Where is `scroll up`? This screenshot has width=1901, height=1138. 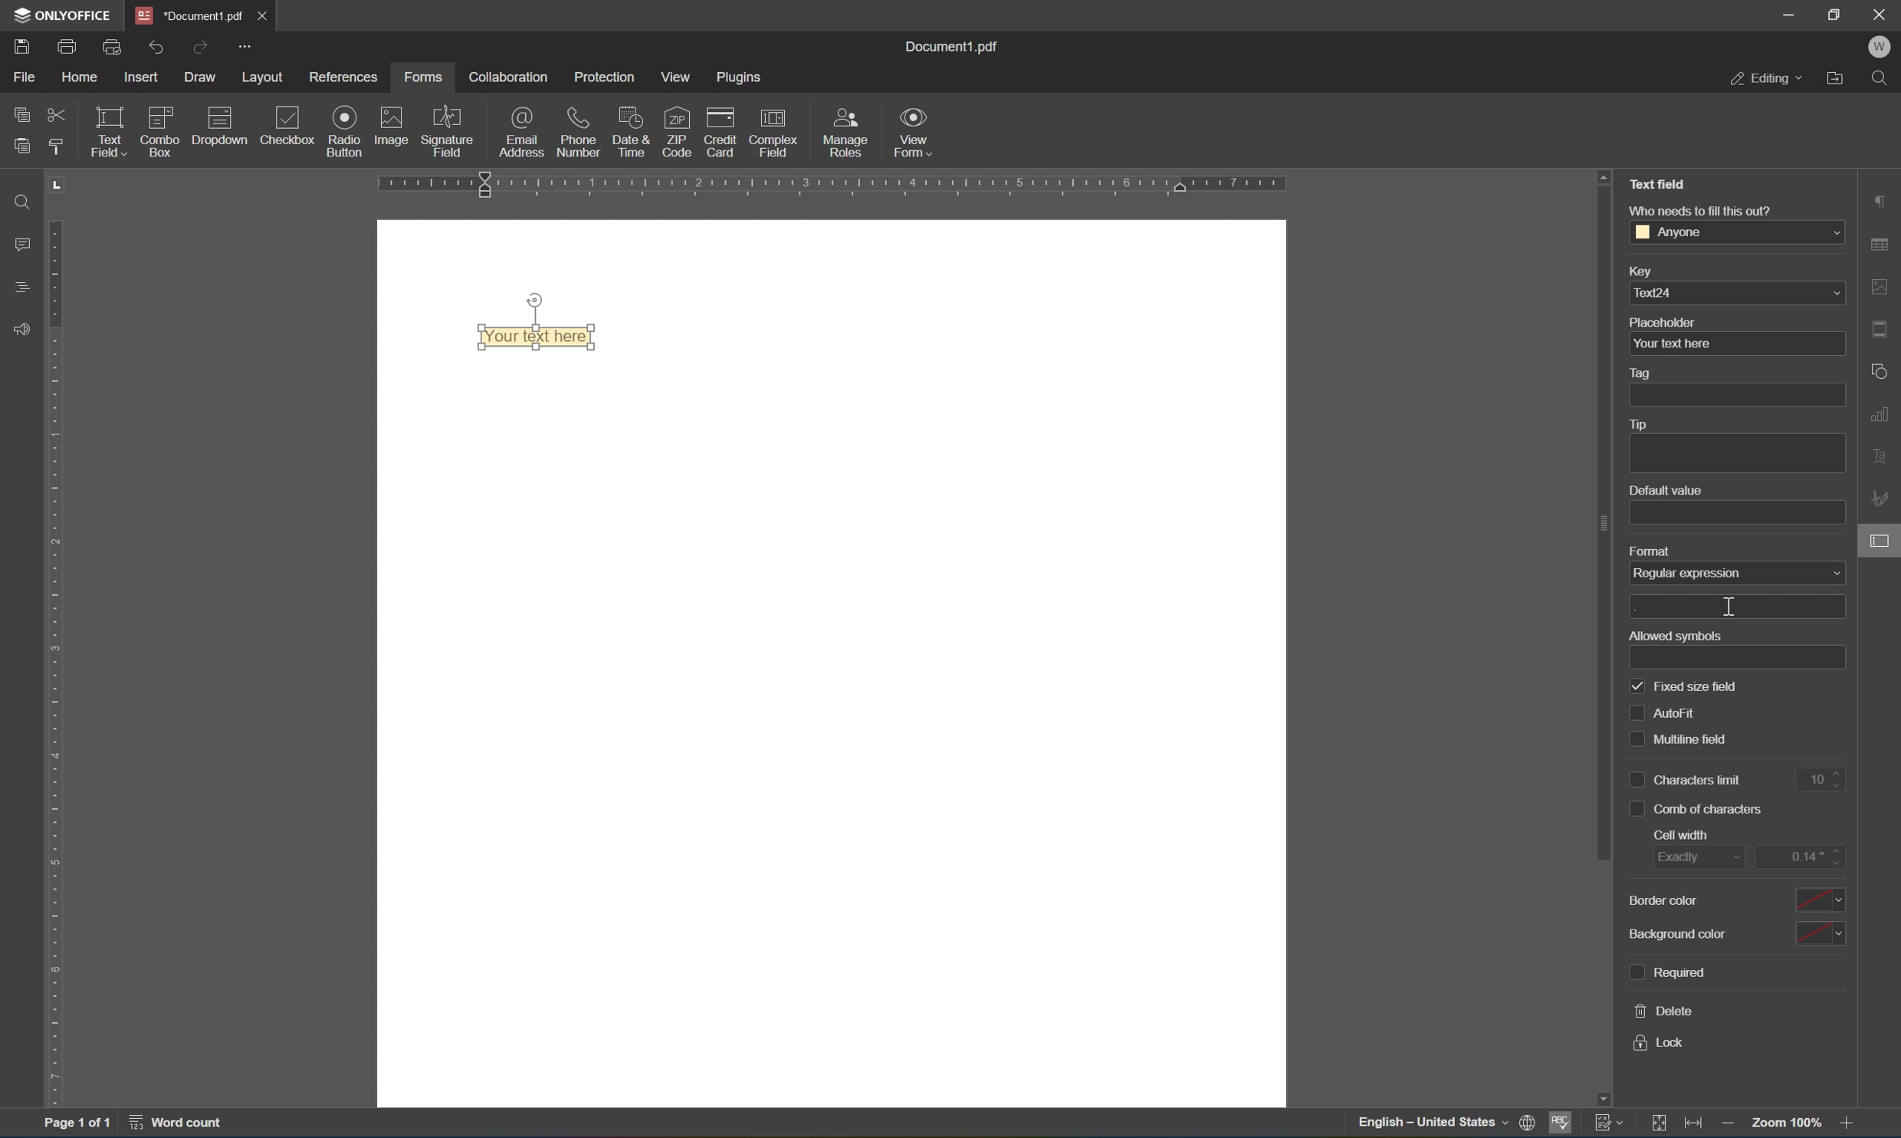
scroll up is located at coordinates (1604, 175).